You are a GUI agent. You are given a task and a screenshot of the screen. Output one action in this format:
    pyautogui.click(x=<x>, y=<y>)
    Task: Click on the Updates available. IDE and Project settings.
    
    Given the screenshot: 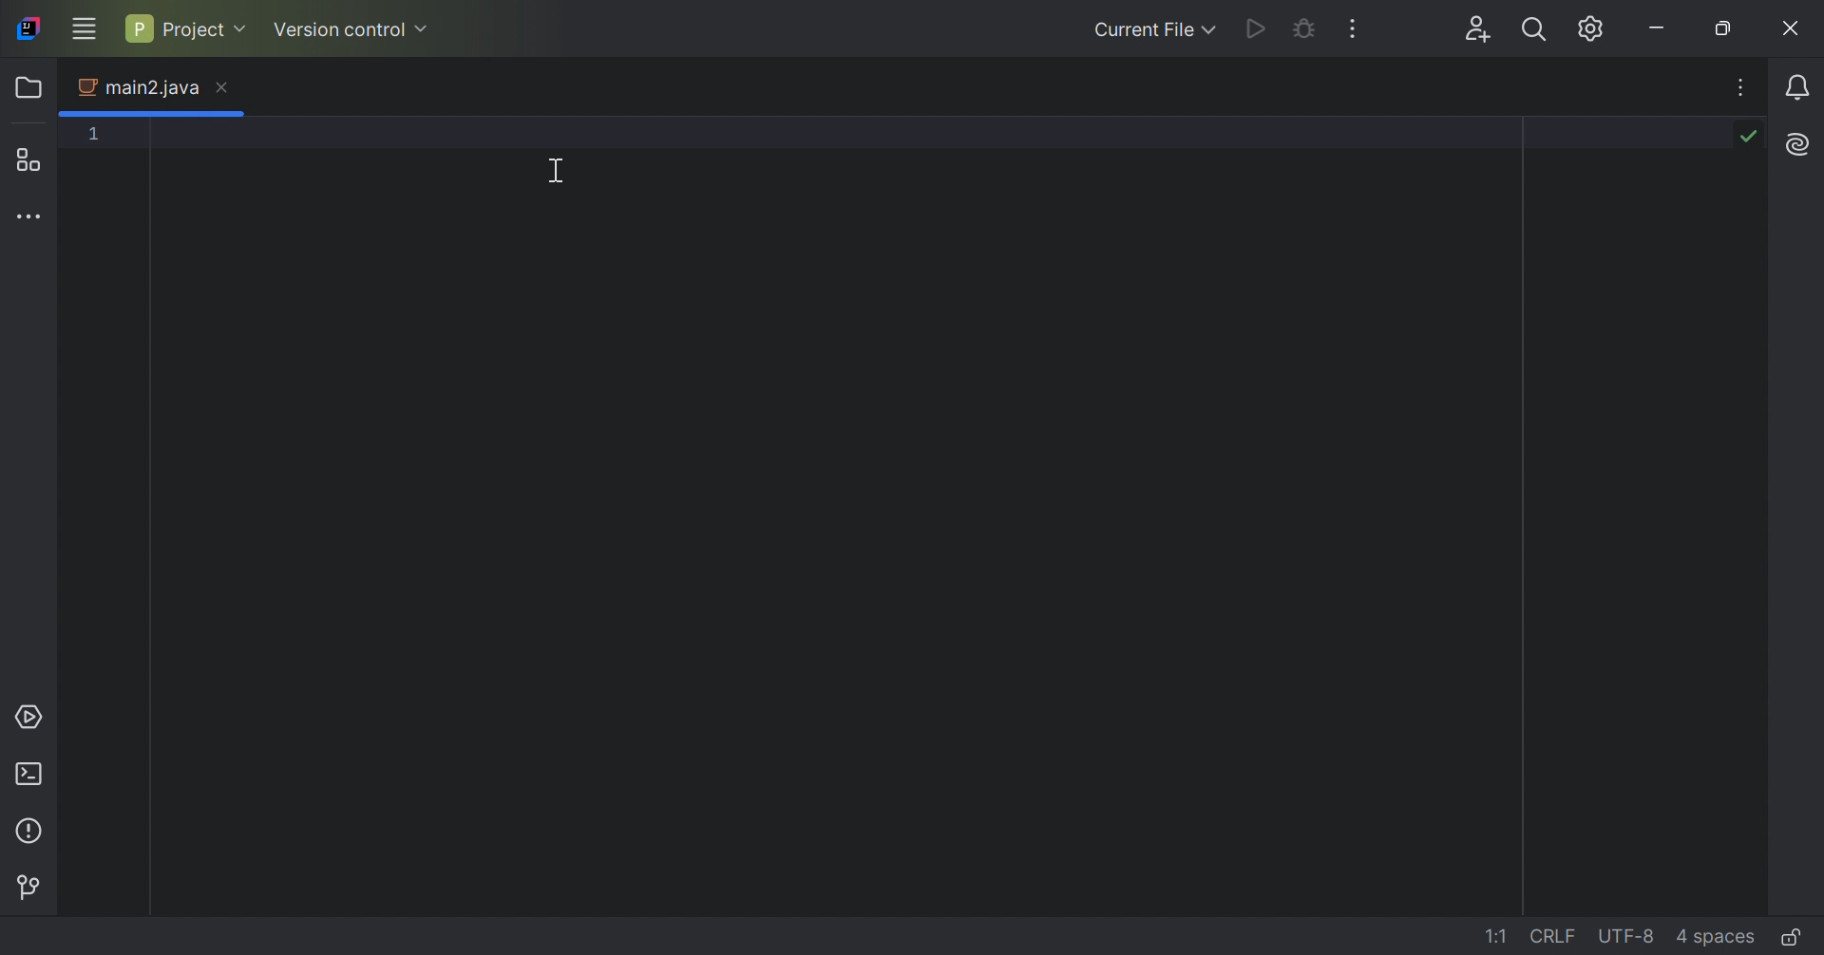 What is the action you would take?
    pyautogui.click(x=1590, y=28)
    